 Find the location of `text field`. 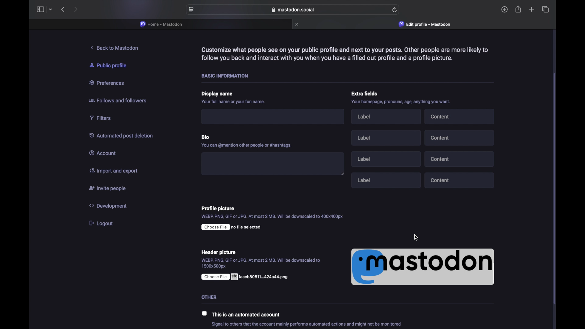

text field is located at coordinates (275, 117).